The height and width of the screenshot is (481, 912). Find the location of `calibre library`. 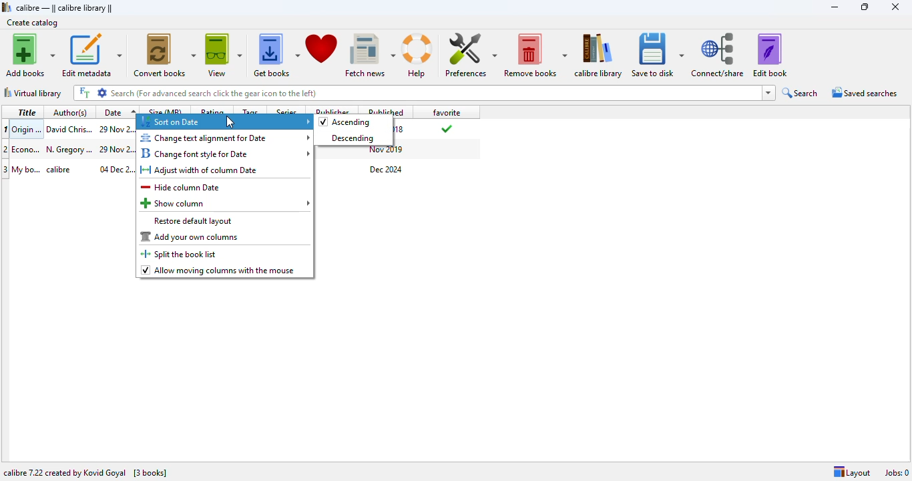

calibre library is located at coordinates (598, 55).